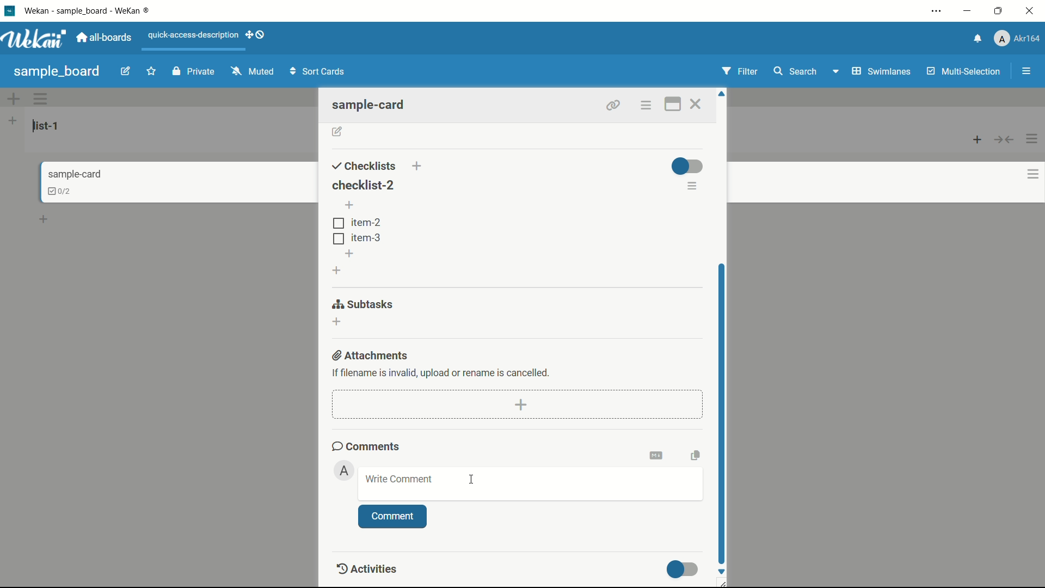 This screenshot has width=1045, height=588. I want to click on convert to markdown, so click(658, 454).